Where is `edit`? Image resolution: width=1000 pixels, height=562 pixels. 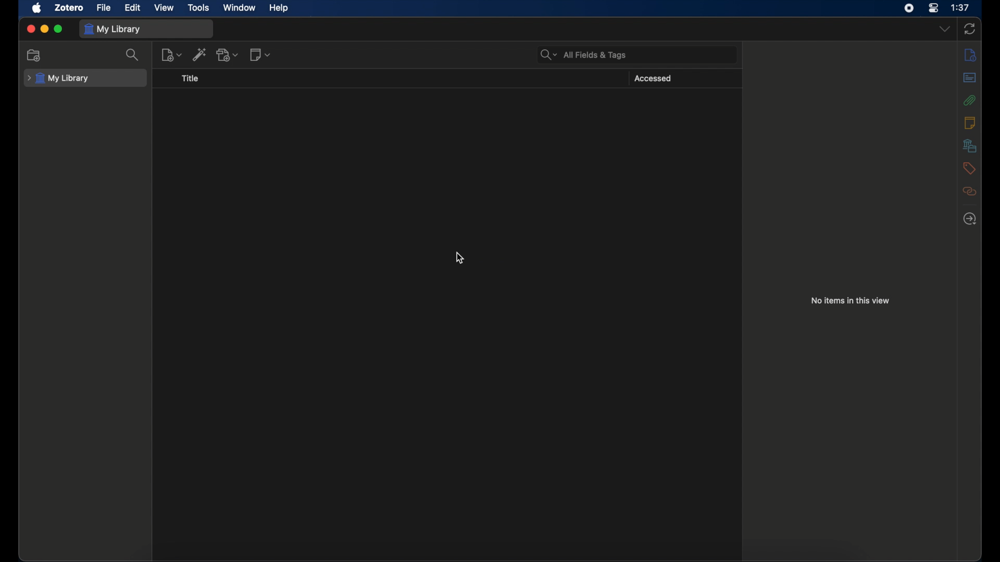 edit is located at coordinates (135, 8).